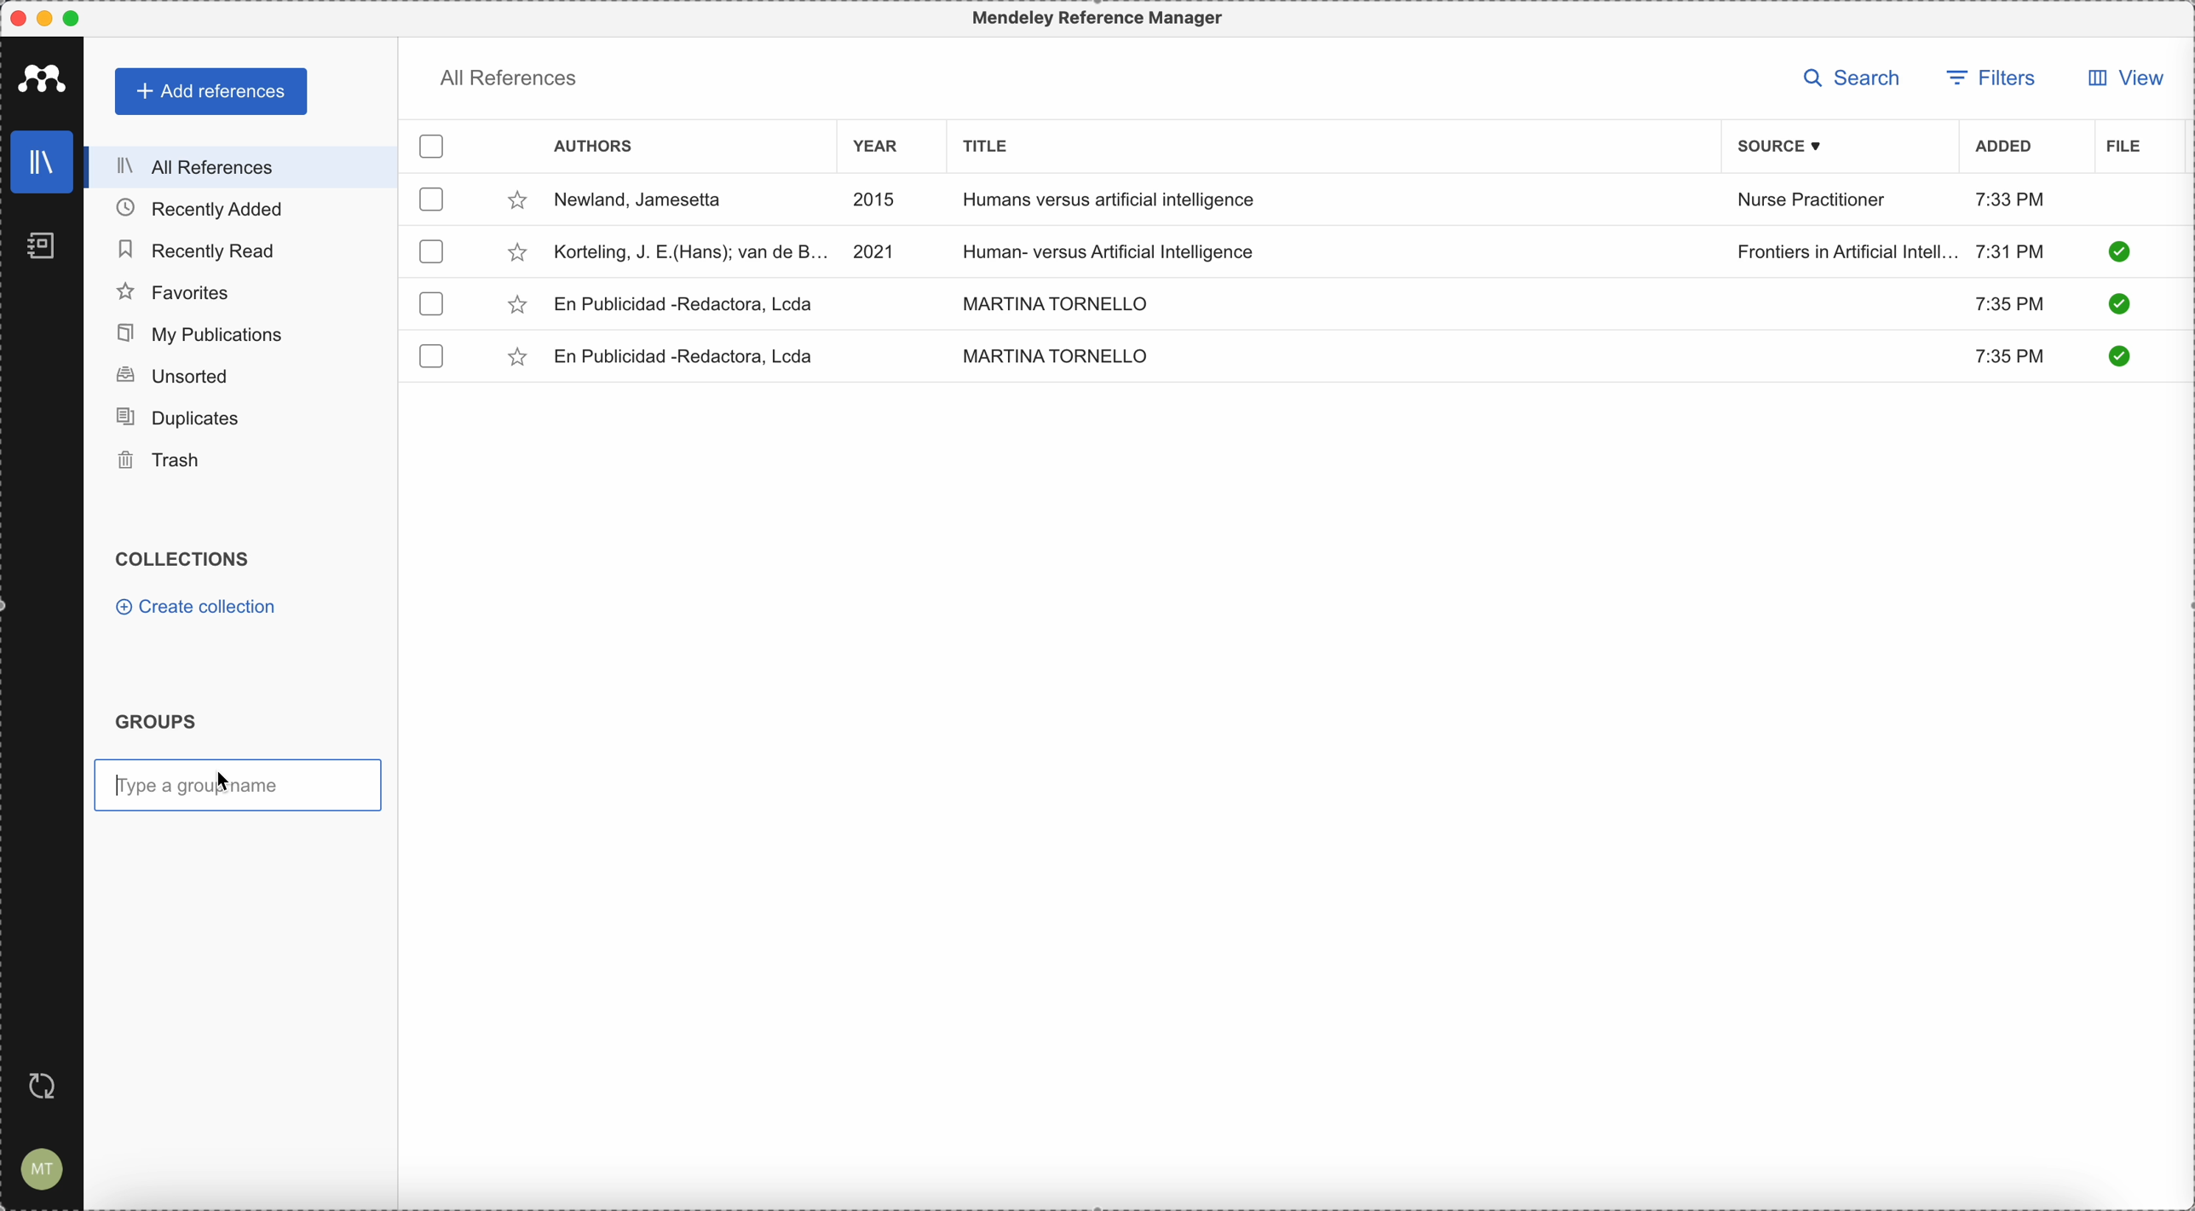 This screenshot has width=2195, height=1211. I want to click on checkbox, so click(429, 251).